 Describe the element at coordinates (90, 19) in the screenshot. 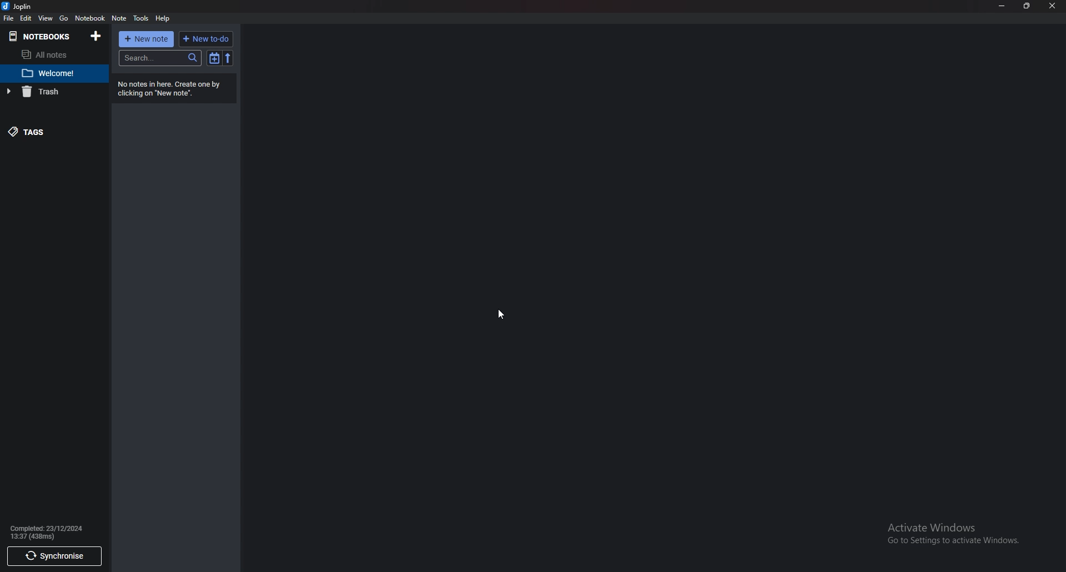

I see `Notebook` at that location.